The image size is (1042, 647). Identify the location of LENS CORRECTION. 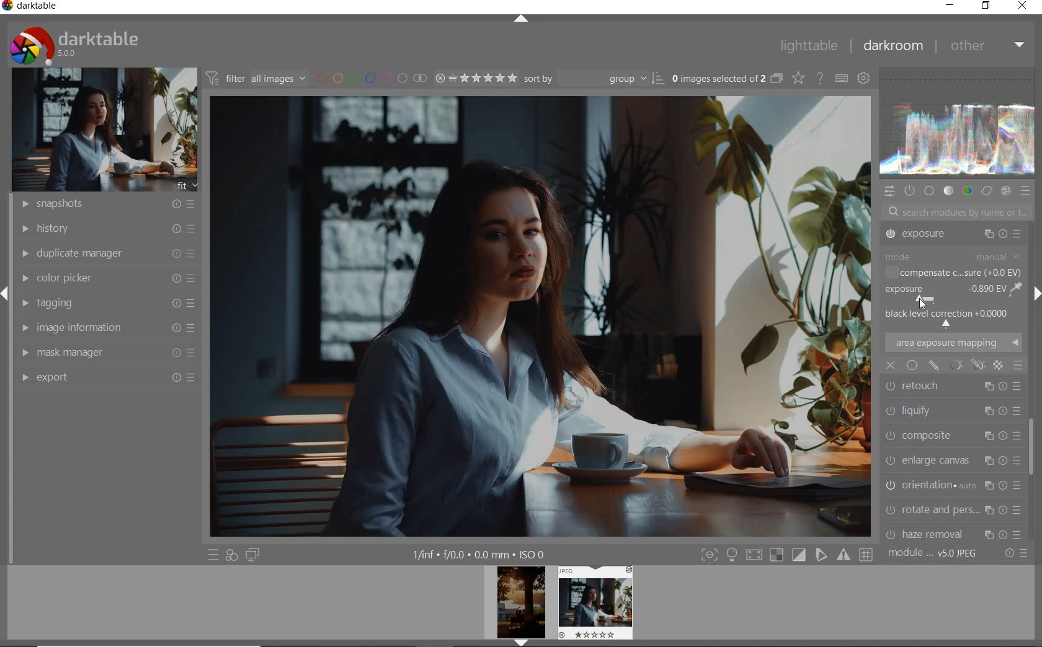
(953, 506).